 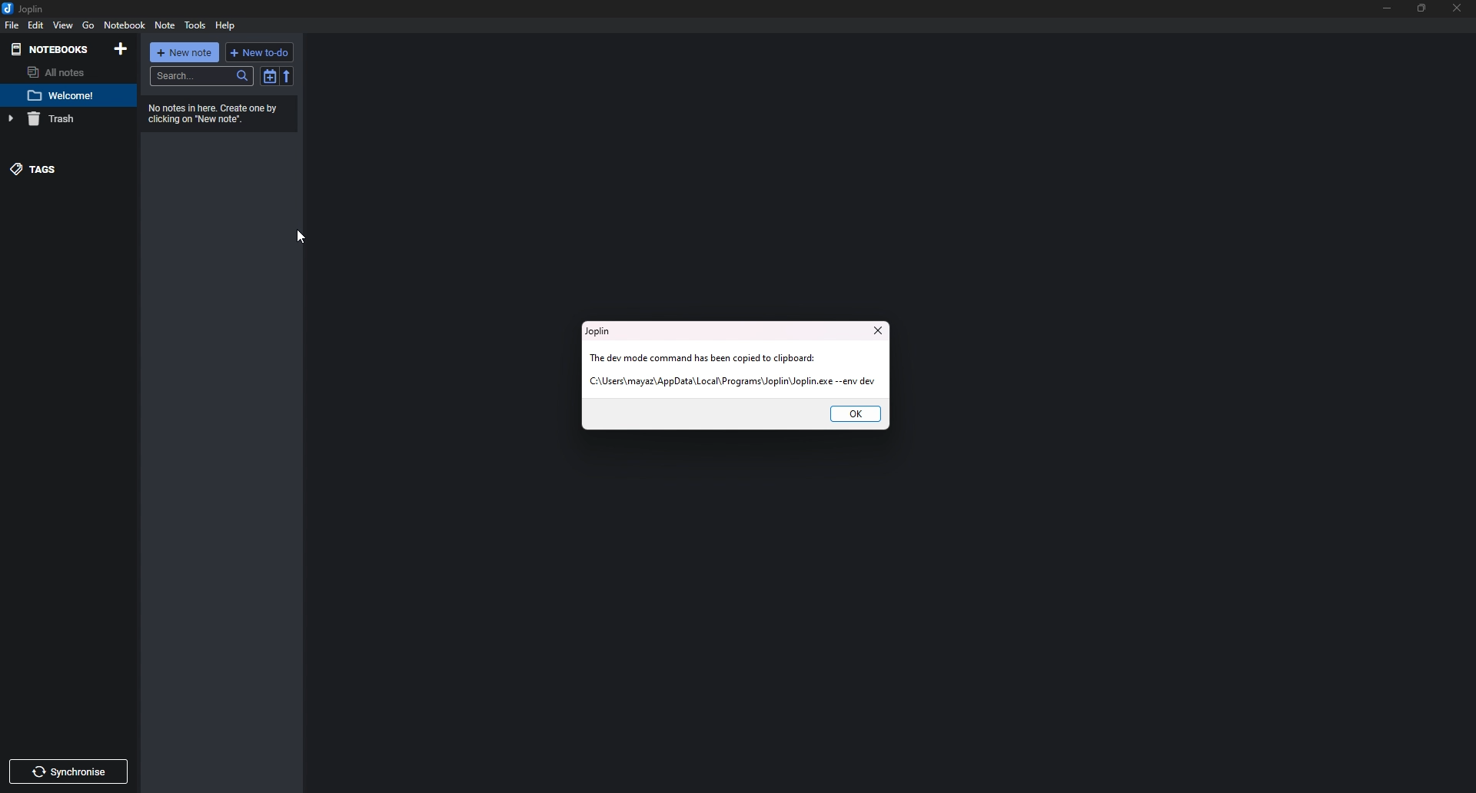 I want to click on Trash, so click(x=61, y=119).